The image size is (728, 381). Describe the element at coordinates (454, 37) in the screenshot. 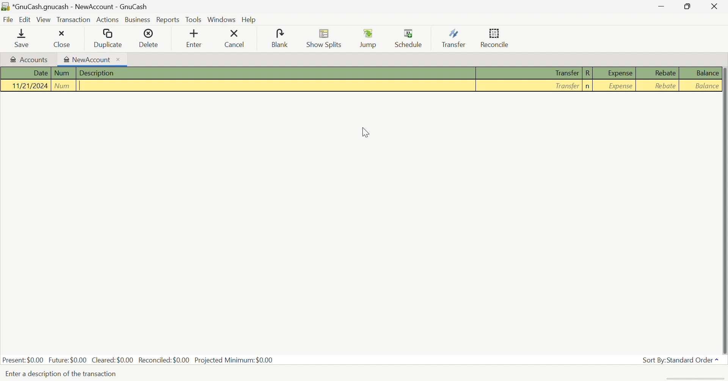

I see `Transfer` at that location.